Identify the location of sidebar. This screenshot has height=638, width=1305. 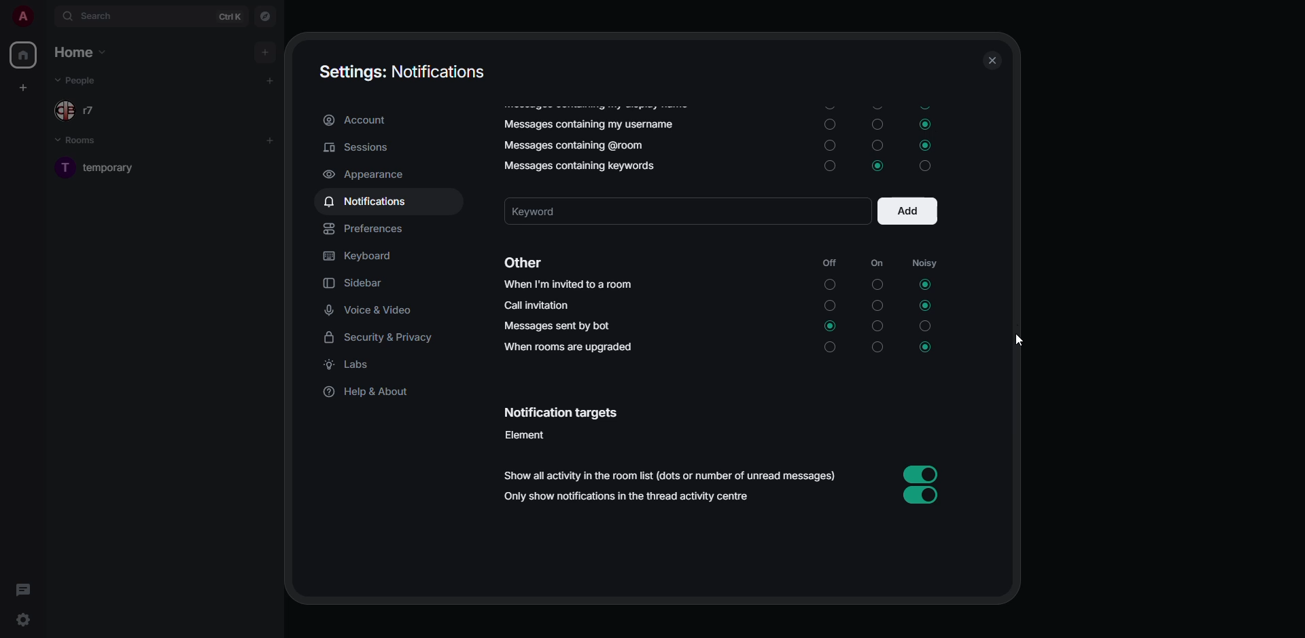
(360, 282).